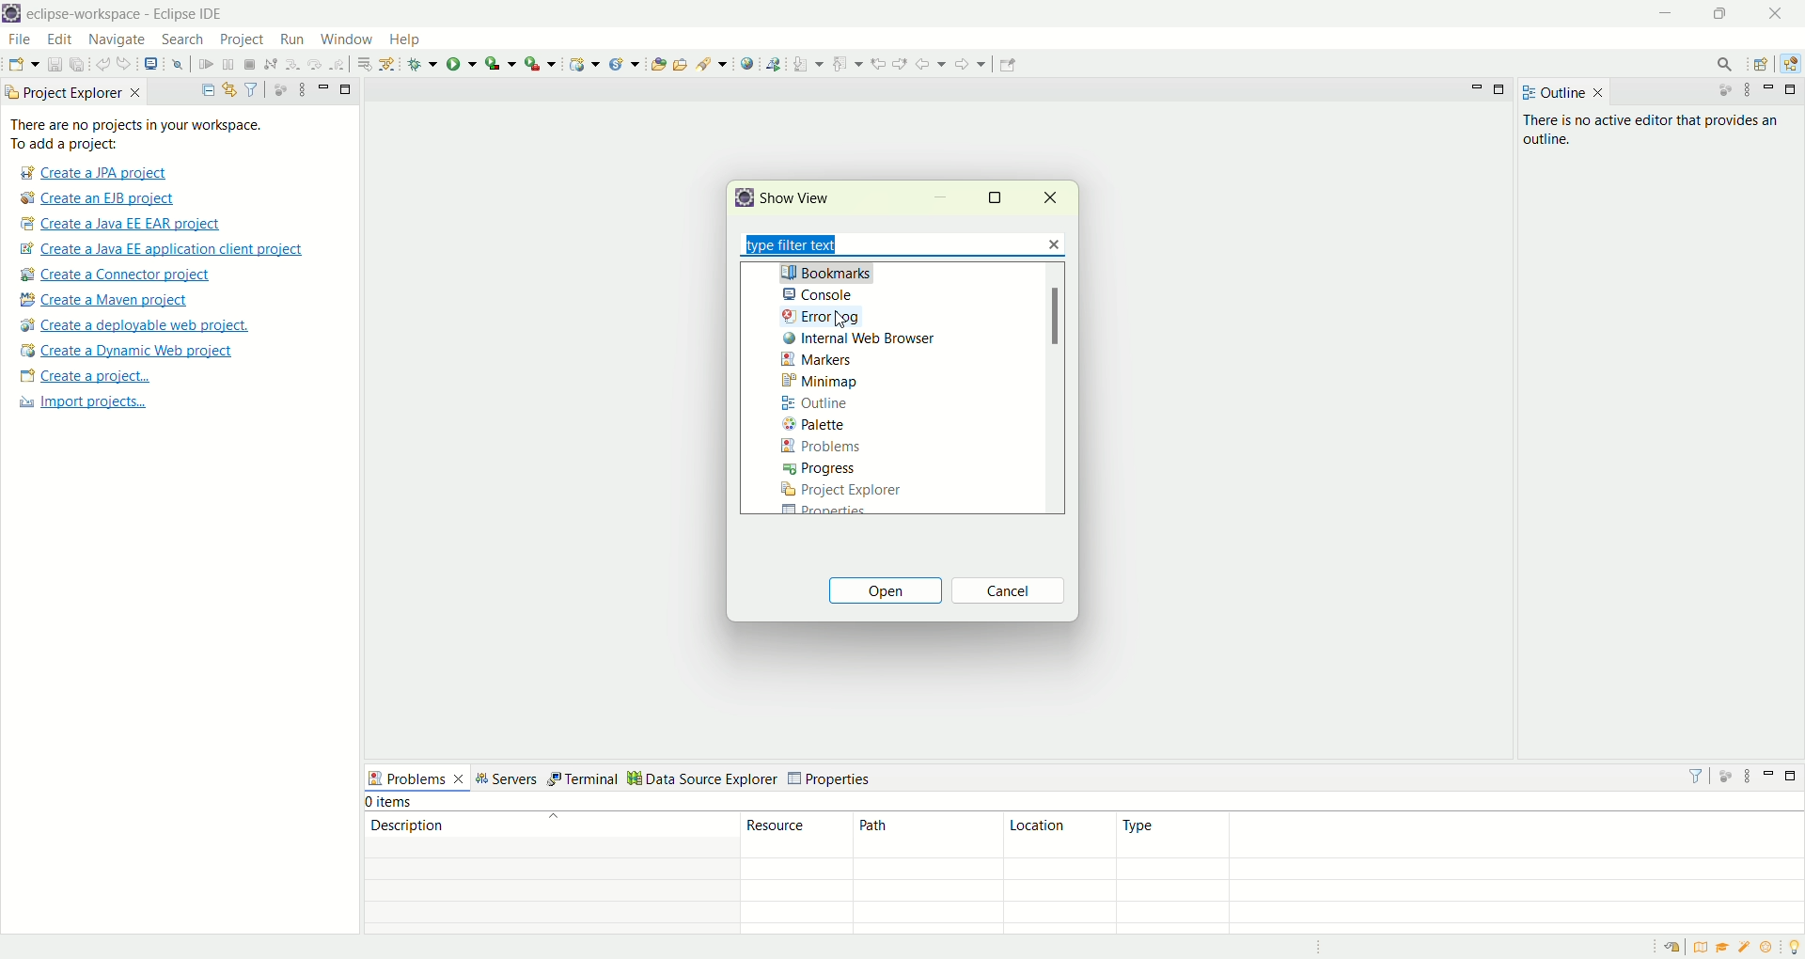 Image resolution: width=1805 pixels, height=959 pixels. What do you see at coordinates (970, 62) in the screenshot?
I see `forward` at bounding box center [970, 62].